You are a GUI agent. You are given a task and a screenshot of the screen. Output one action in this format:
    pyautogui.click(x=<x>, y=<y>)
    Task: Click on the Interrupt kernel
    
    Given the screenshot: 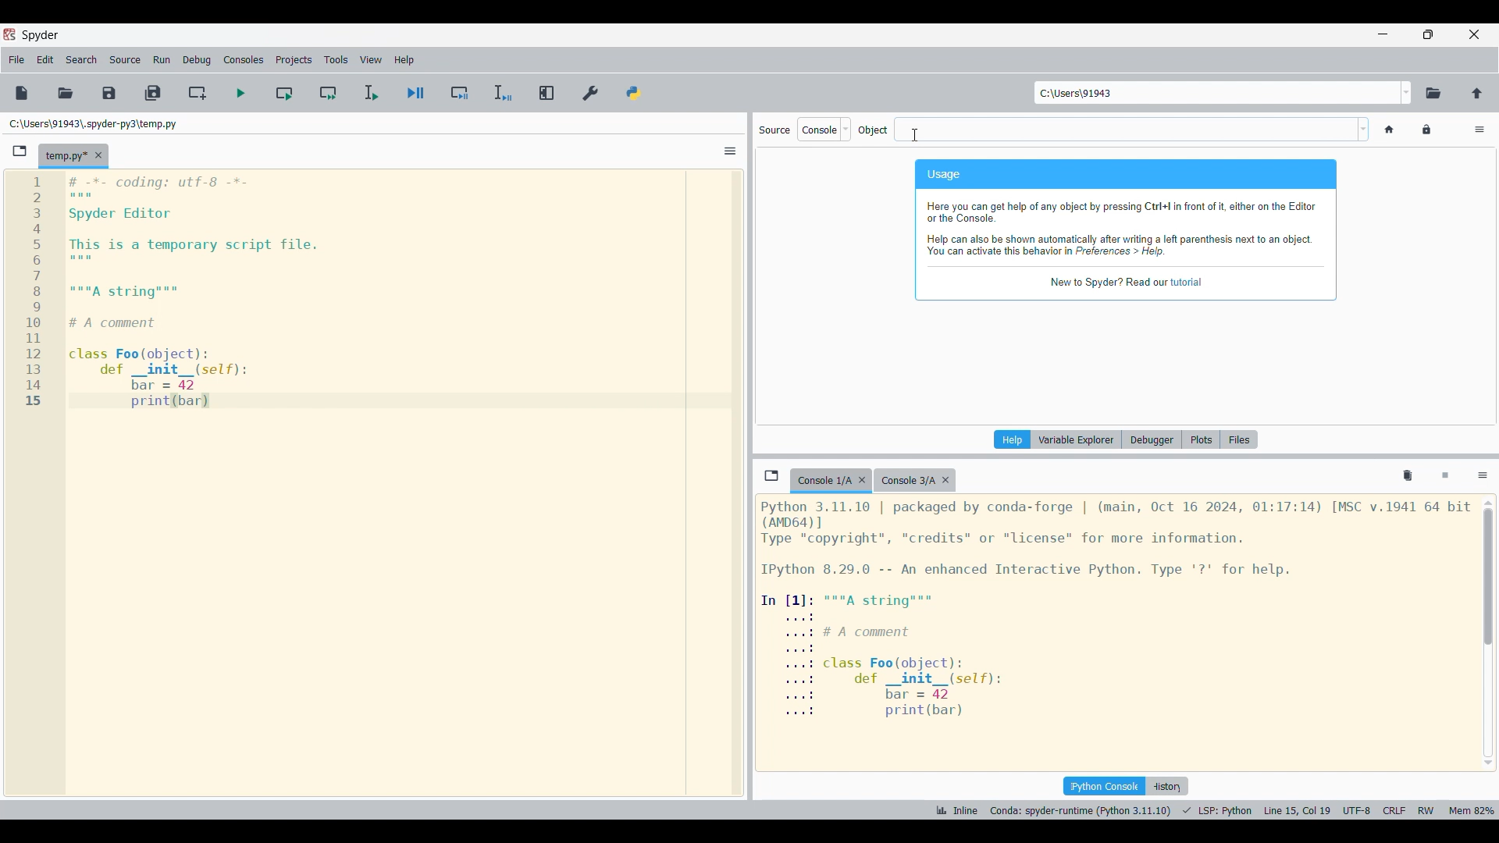 What is the action you would take?
    pyautogui.click(x=1445, y=476)
    